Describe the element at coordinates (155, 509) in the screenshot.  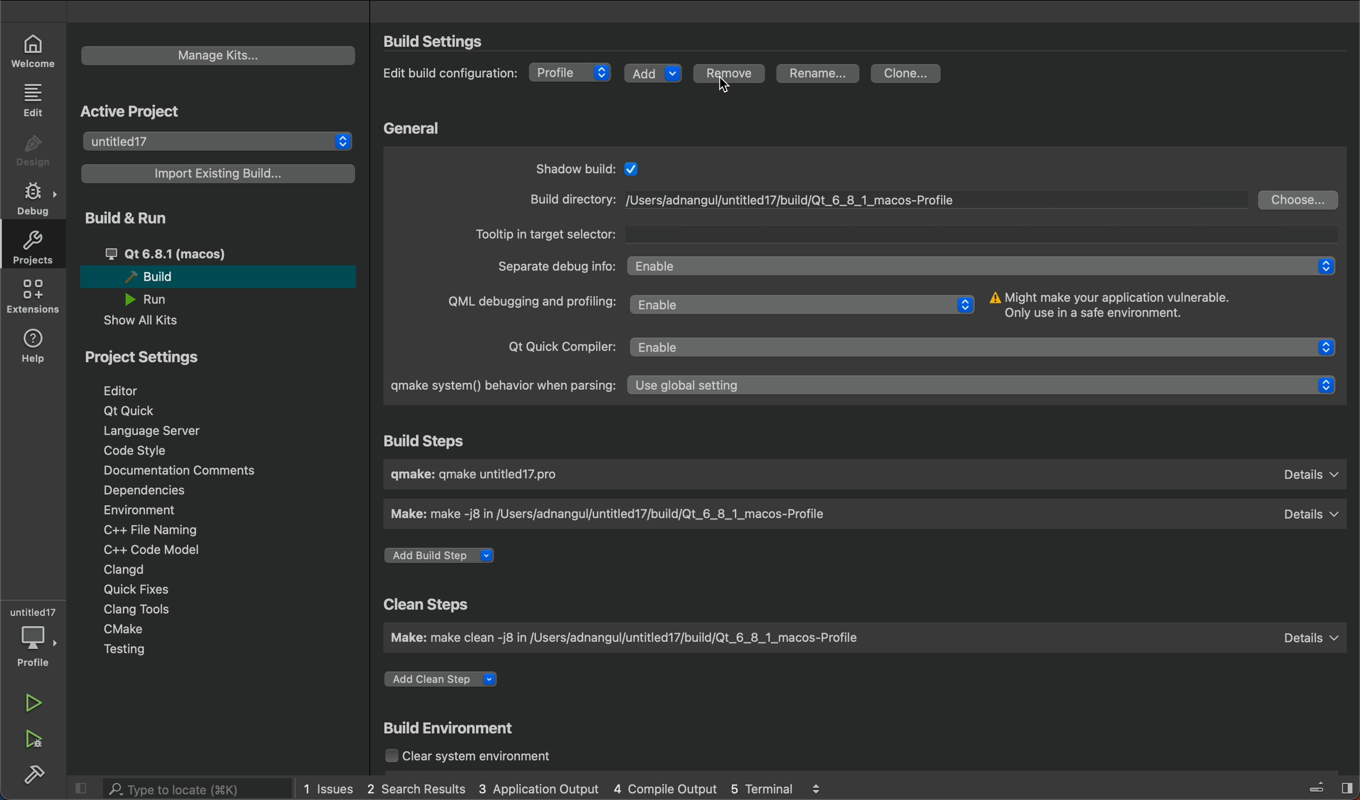
I see `environment` at that location.